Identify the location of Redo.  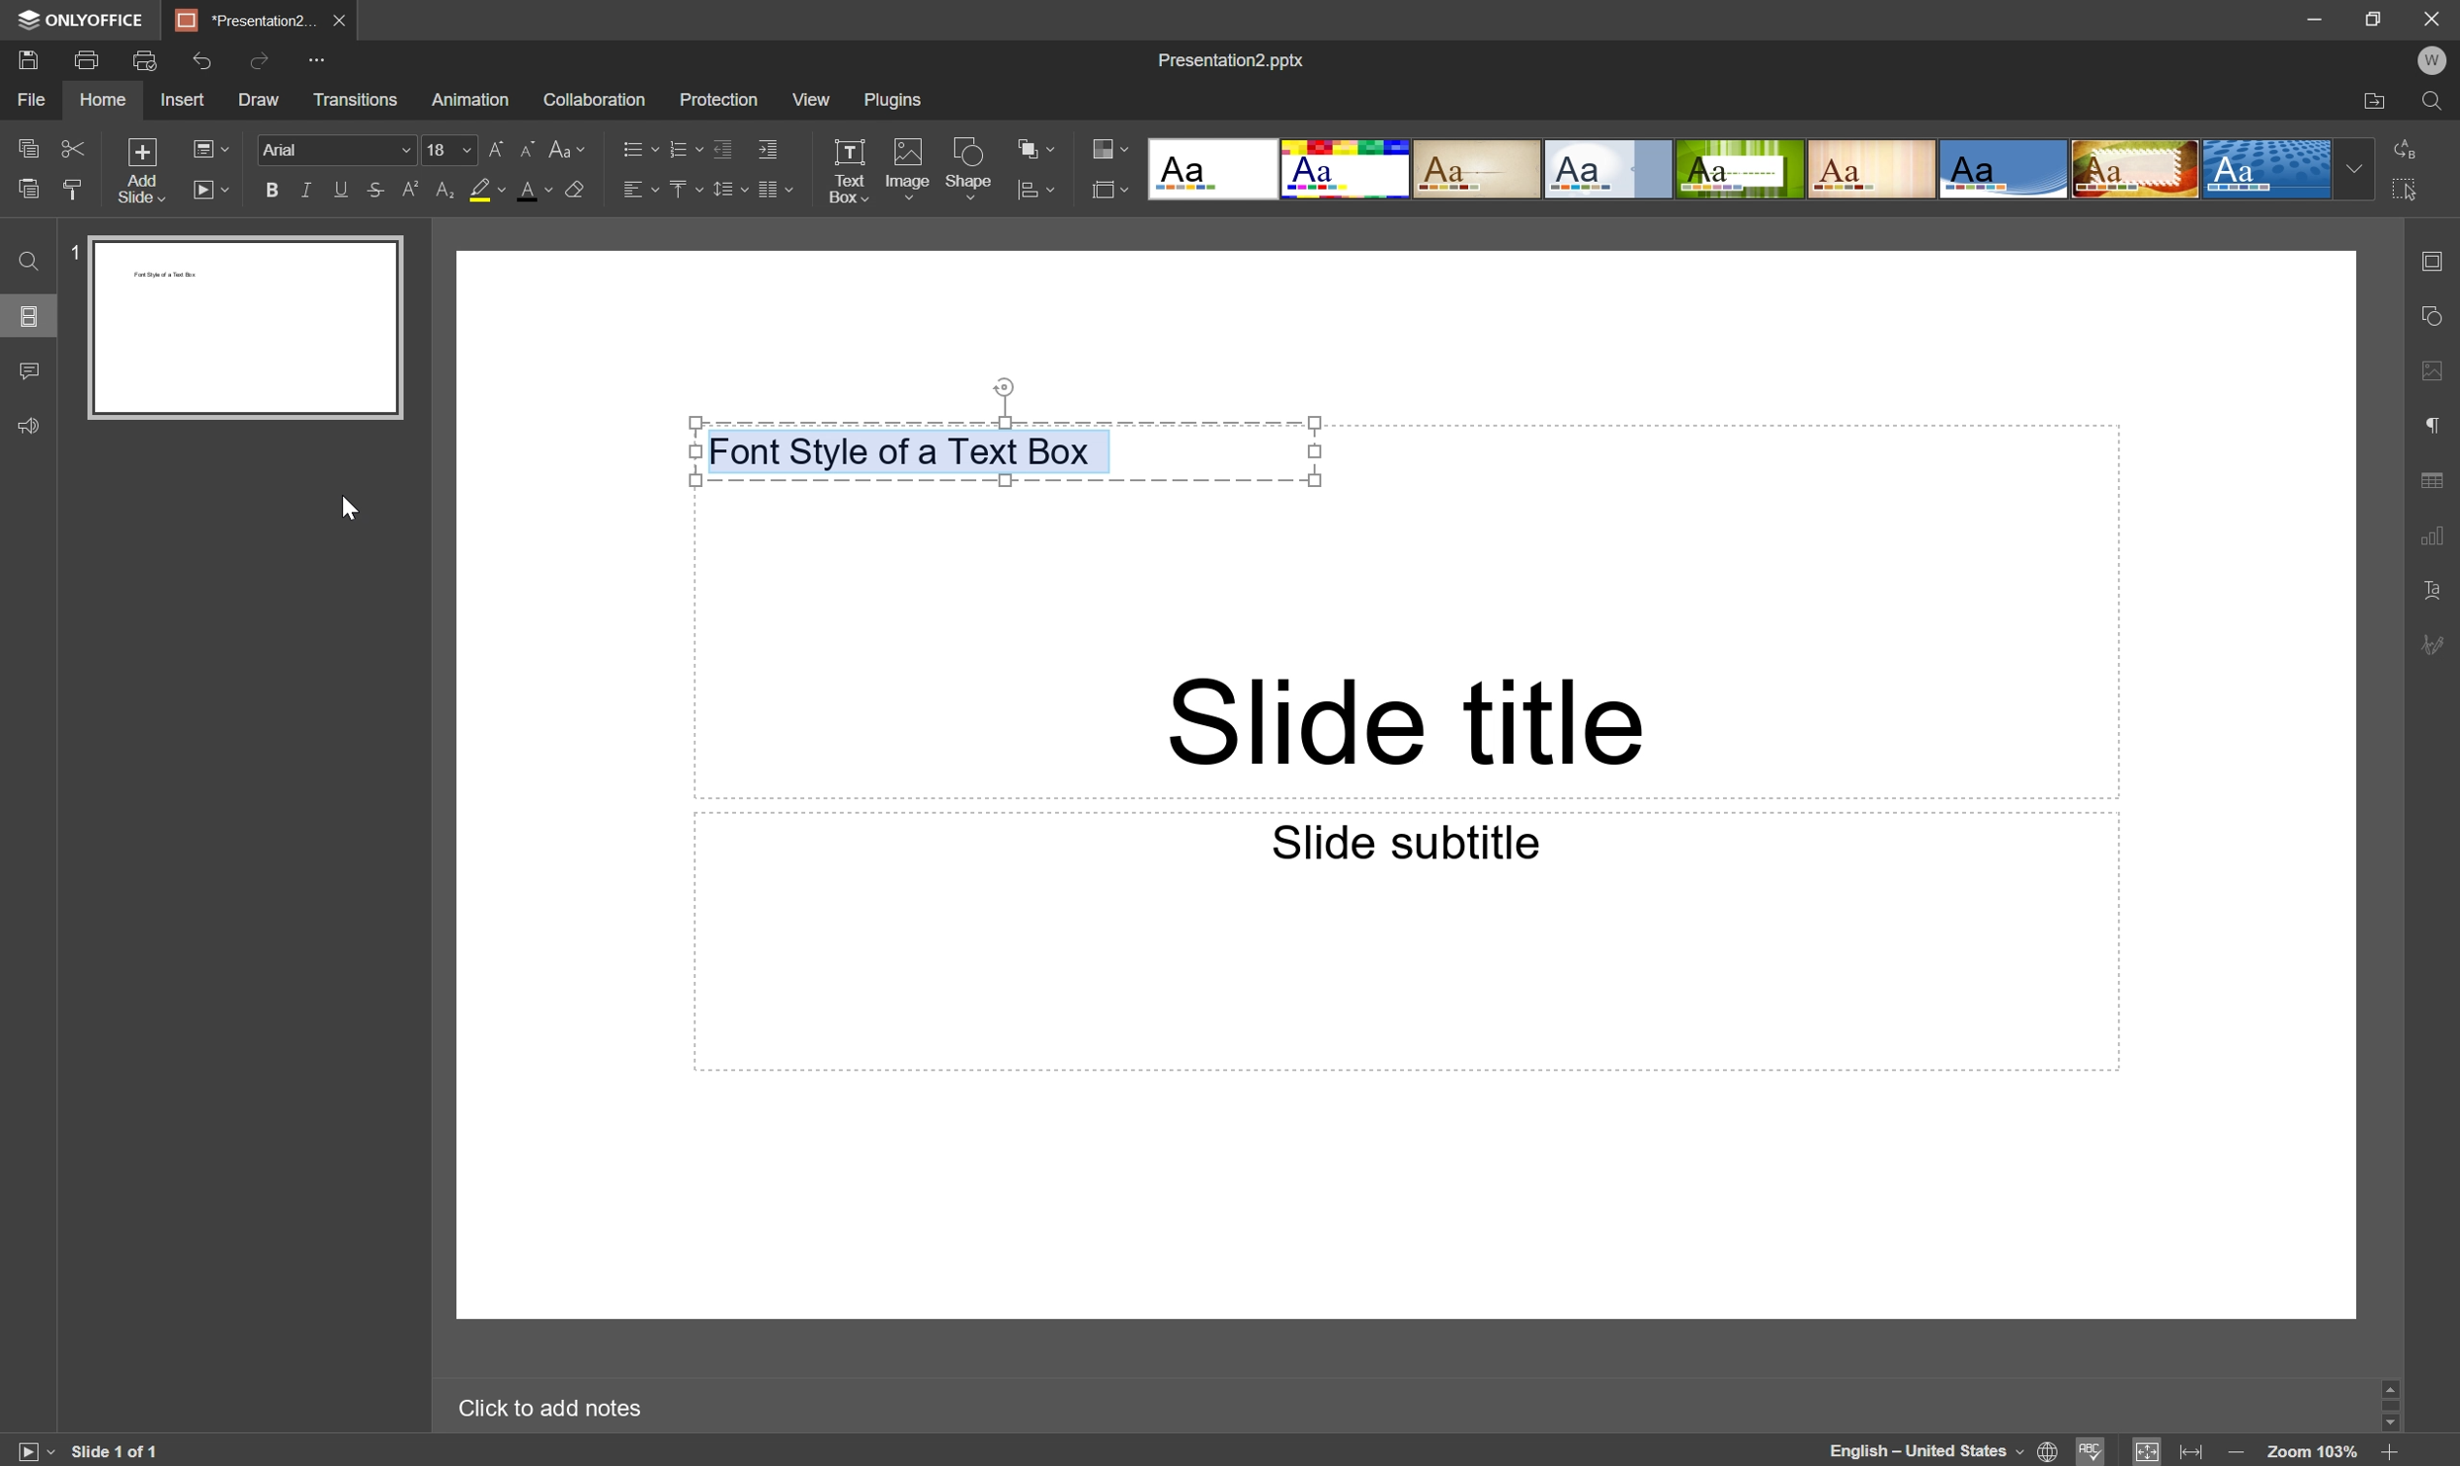
(263, 63).